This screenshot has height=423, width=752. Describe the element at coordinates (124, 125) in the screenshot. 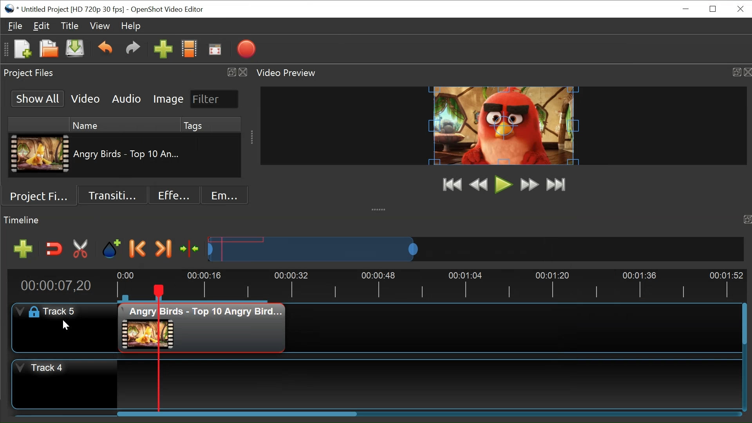

I see `Name` at that location.